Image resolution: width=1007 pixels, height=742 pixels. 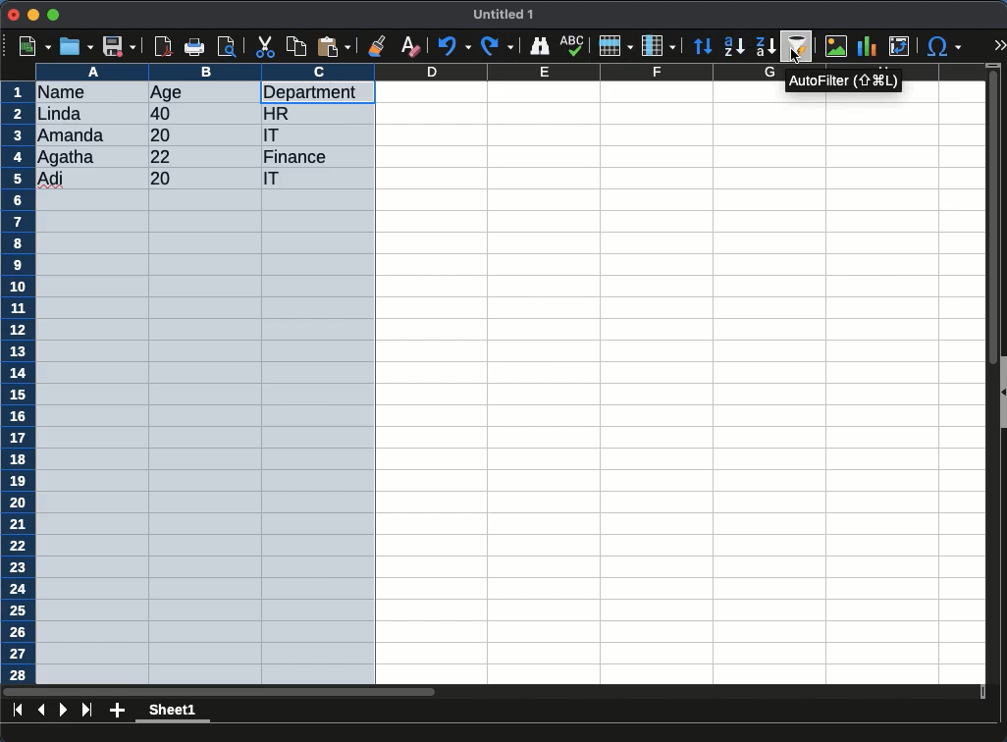 I want to click on descending, so click(x=765, y=45).